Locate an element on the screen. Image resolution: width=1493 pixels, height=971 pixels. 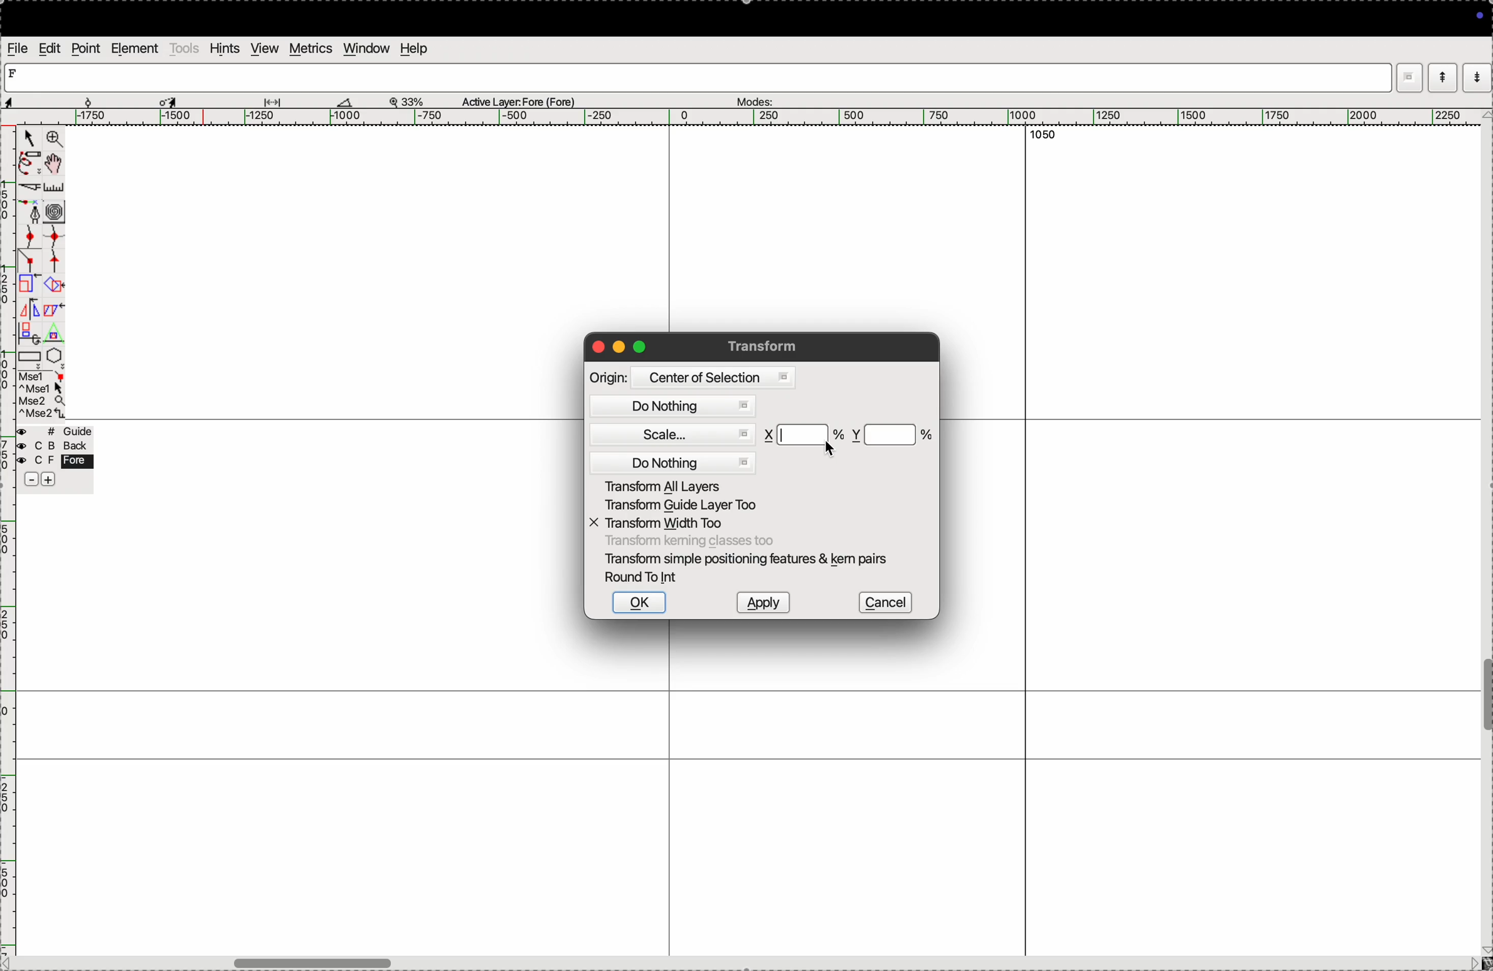
letter F is located at coordinates (15, 73).